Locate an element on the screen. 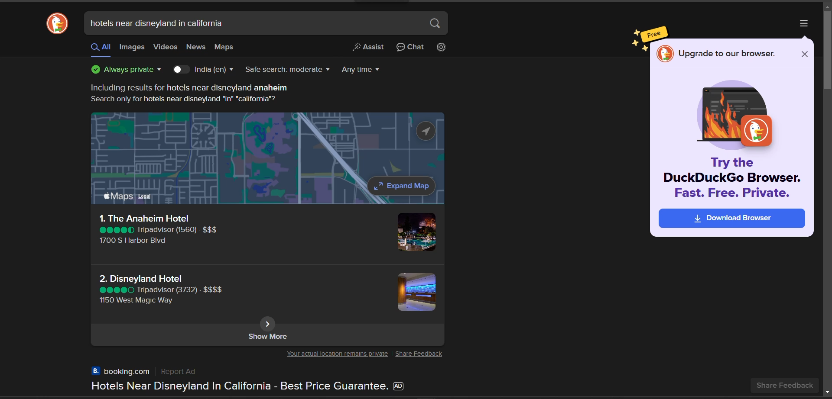  safe search filter is located at coordinates (286, 71).